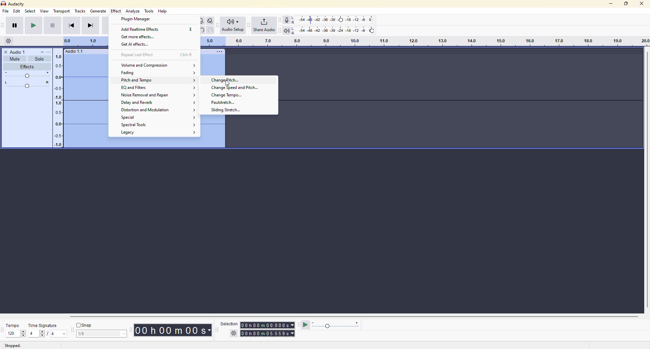  Describe the element at coordinates (52, 51) in the screenshot. I see `more` at that location.